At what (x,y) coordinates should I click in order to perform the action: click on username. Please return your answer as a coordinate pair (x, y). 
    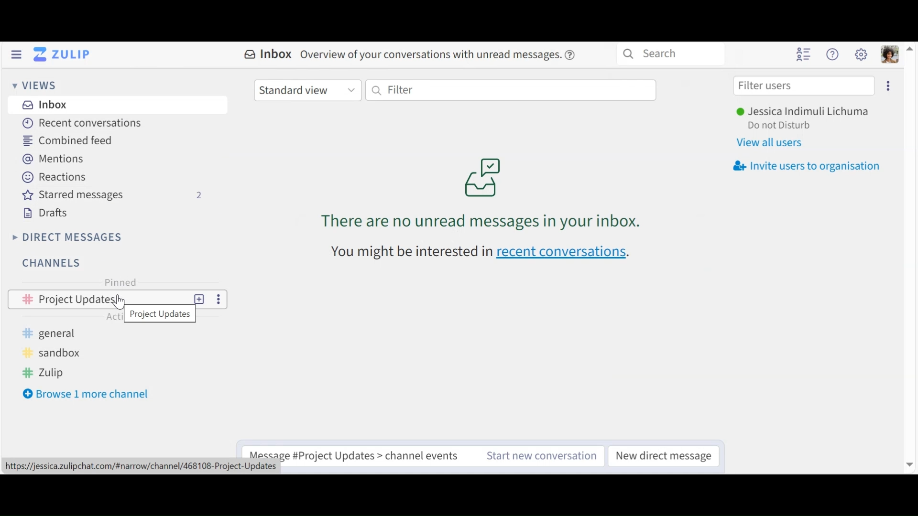
    Looking at the image, I should click on (804, 110).